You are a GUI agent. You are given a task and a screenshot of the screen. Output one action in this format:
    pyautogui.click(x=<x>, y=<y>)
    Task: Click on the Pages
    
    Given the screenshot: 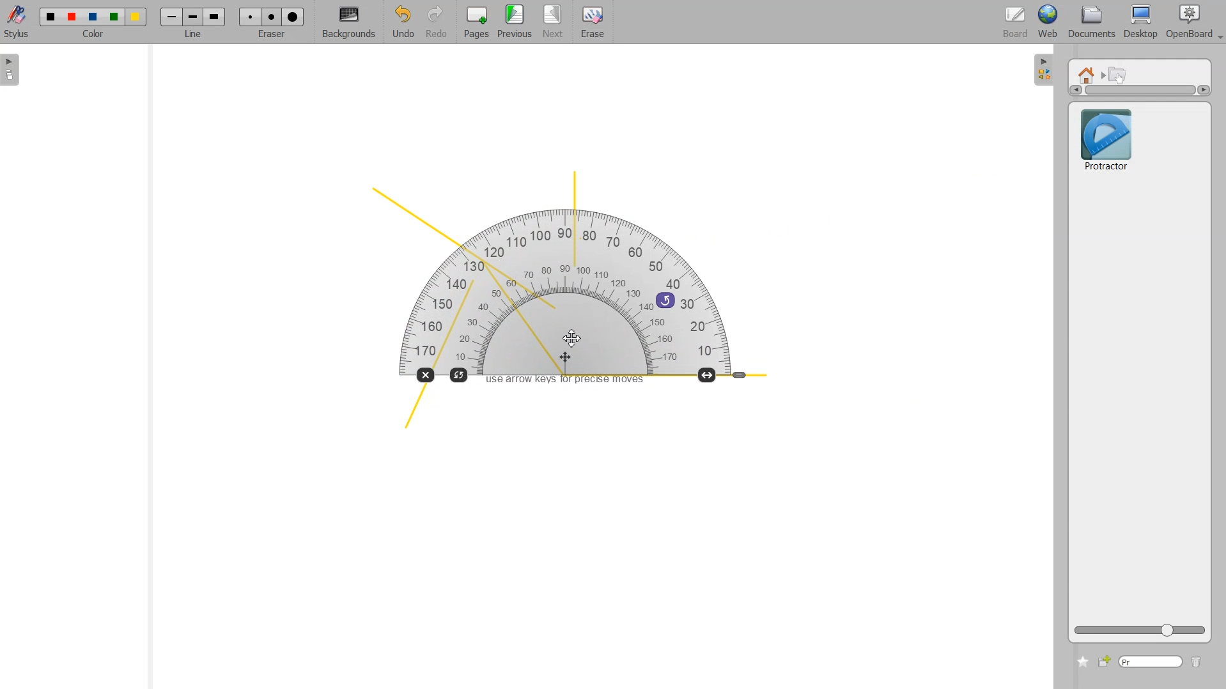 What is the action you would take?
    pyautogui.click(x=475, y=23)
    